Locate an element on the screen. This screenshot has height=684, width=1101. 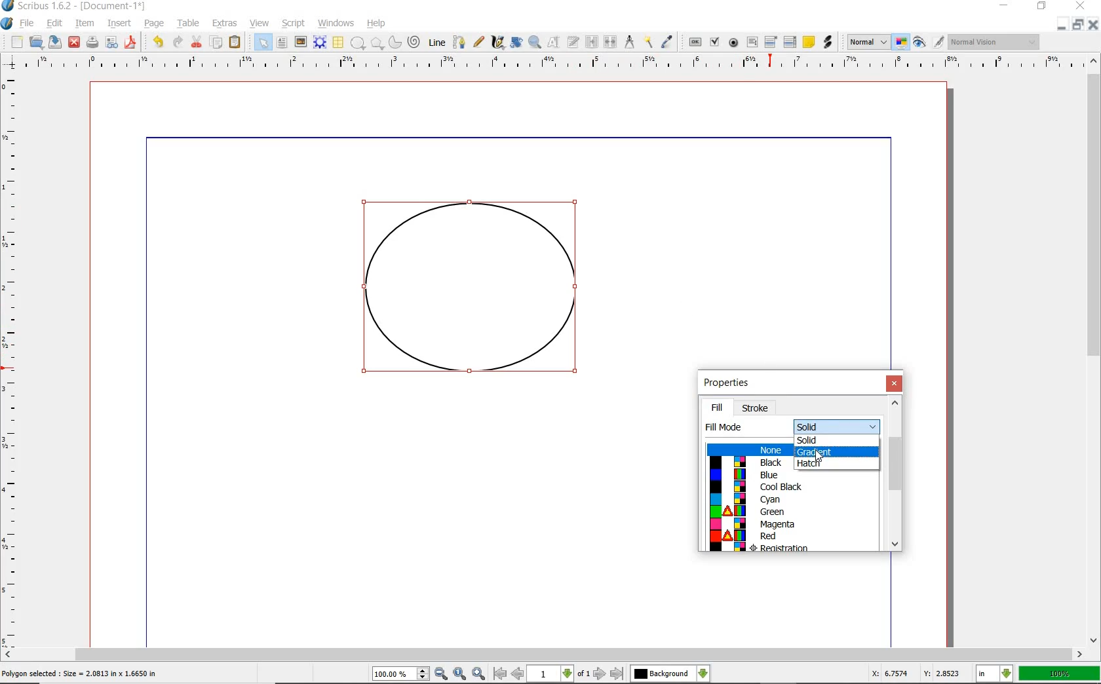
SYSTEM LOGO is located at coordinates (7, 24).